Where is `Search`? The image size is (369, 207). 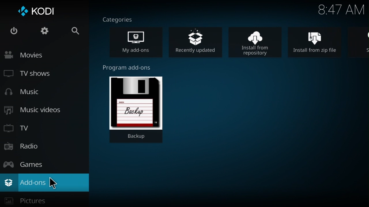
Search is located at coordinates (71, 32).